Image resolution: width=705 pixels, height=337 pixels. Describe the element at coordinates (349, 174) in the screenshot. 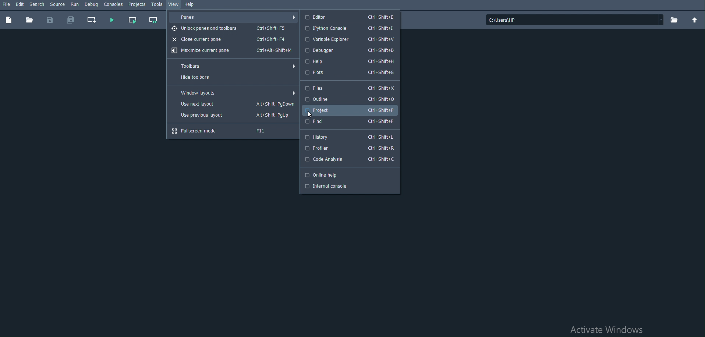

I see `Online help` at that location.